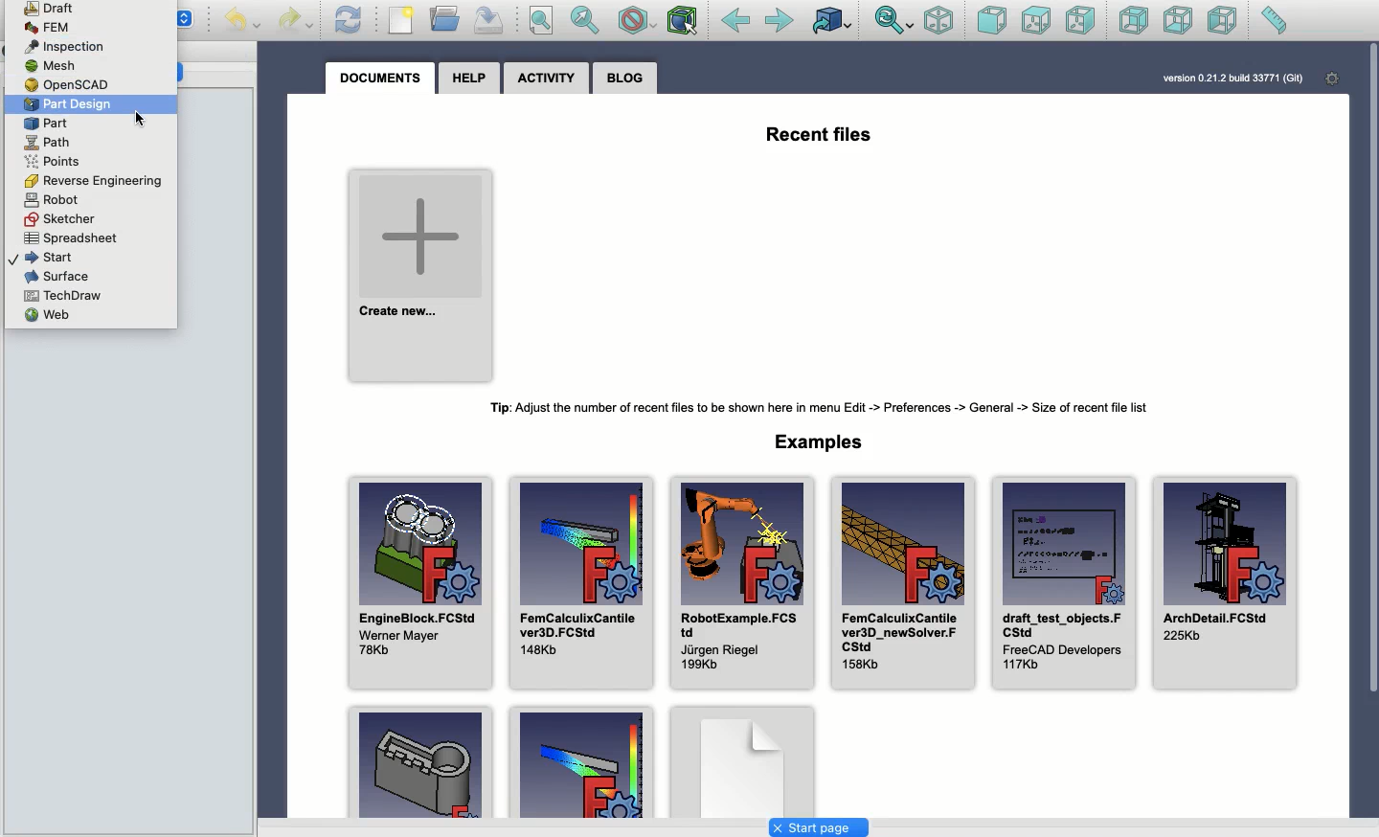 The image size is (1379, 837). I want to click on Fit selection, so click(585, 20).